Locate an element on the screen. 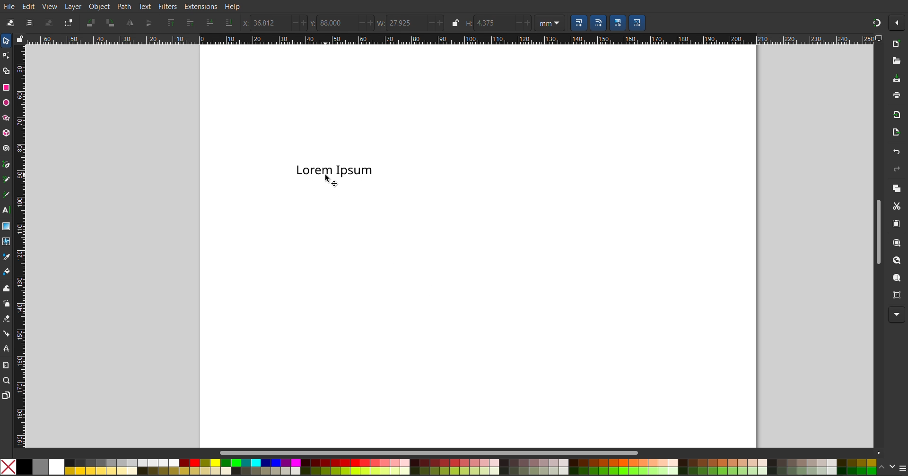 This screenshot has width=908, height=476. LPE Tool is located at coordinates (7, 348).